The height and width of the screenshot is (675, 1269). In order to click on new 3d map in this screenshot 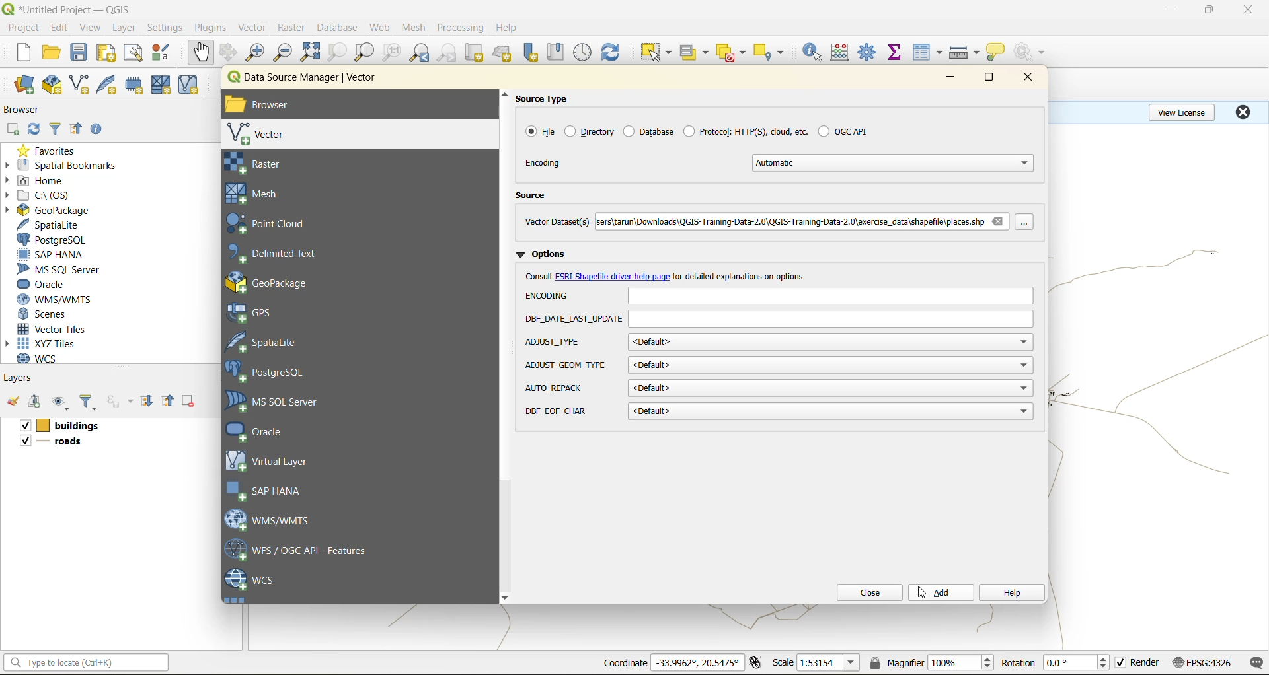, I will do `click(504, 53)`.